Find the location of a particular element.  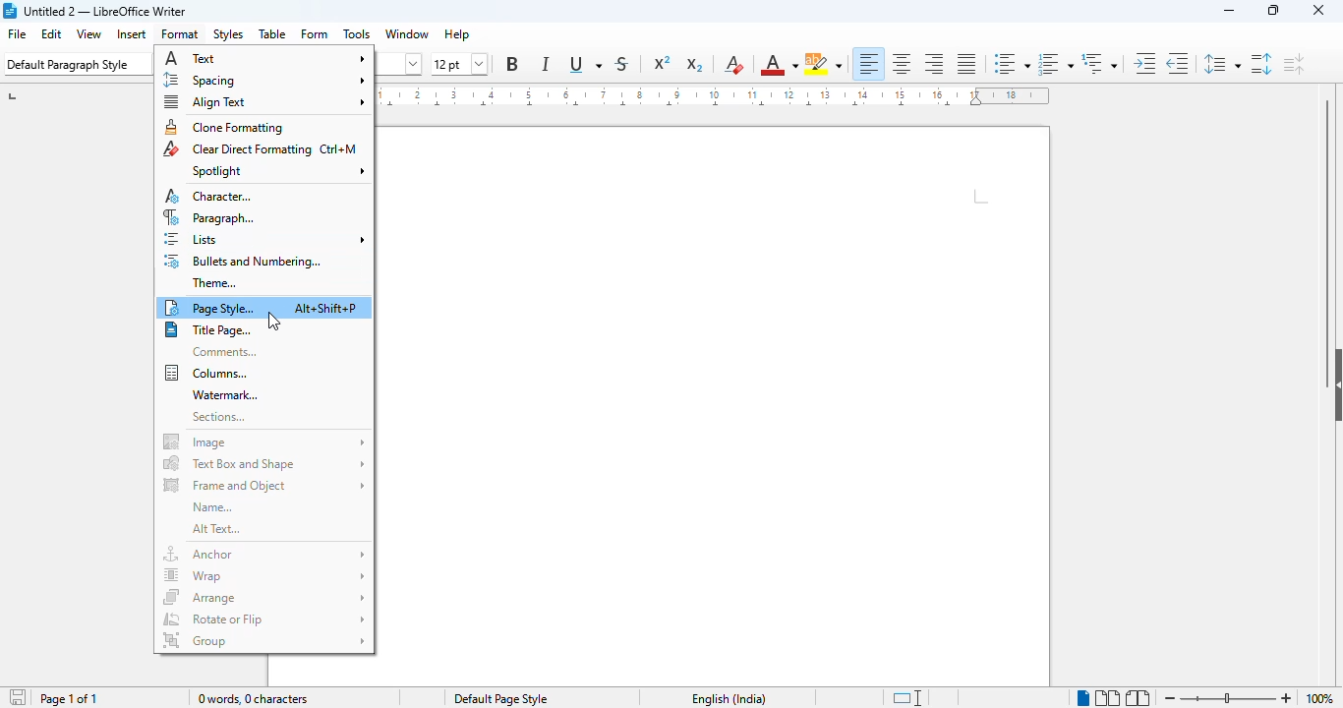

underline is located at coordinates (586, 66).